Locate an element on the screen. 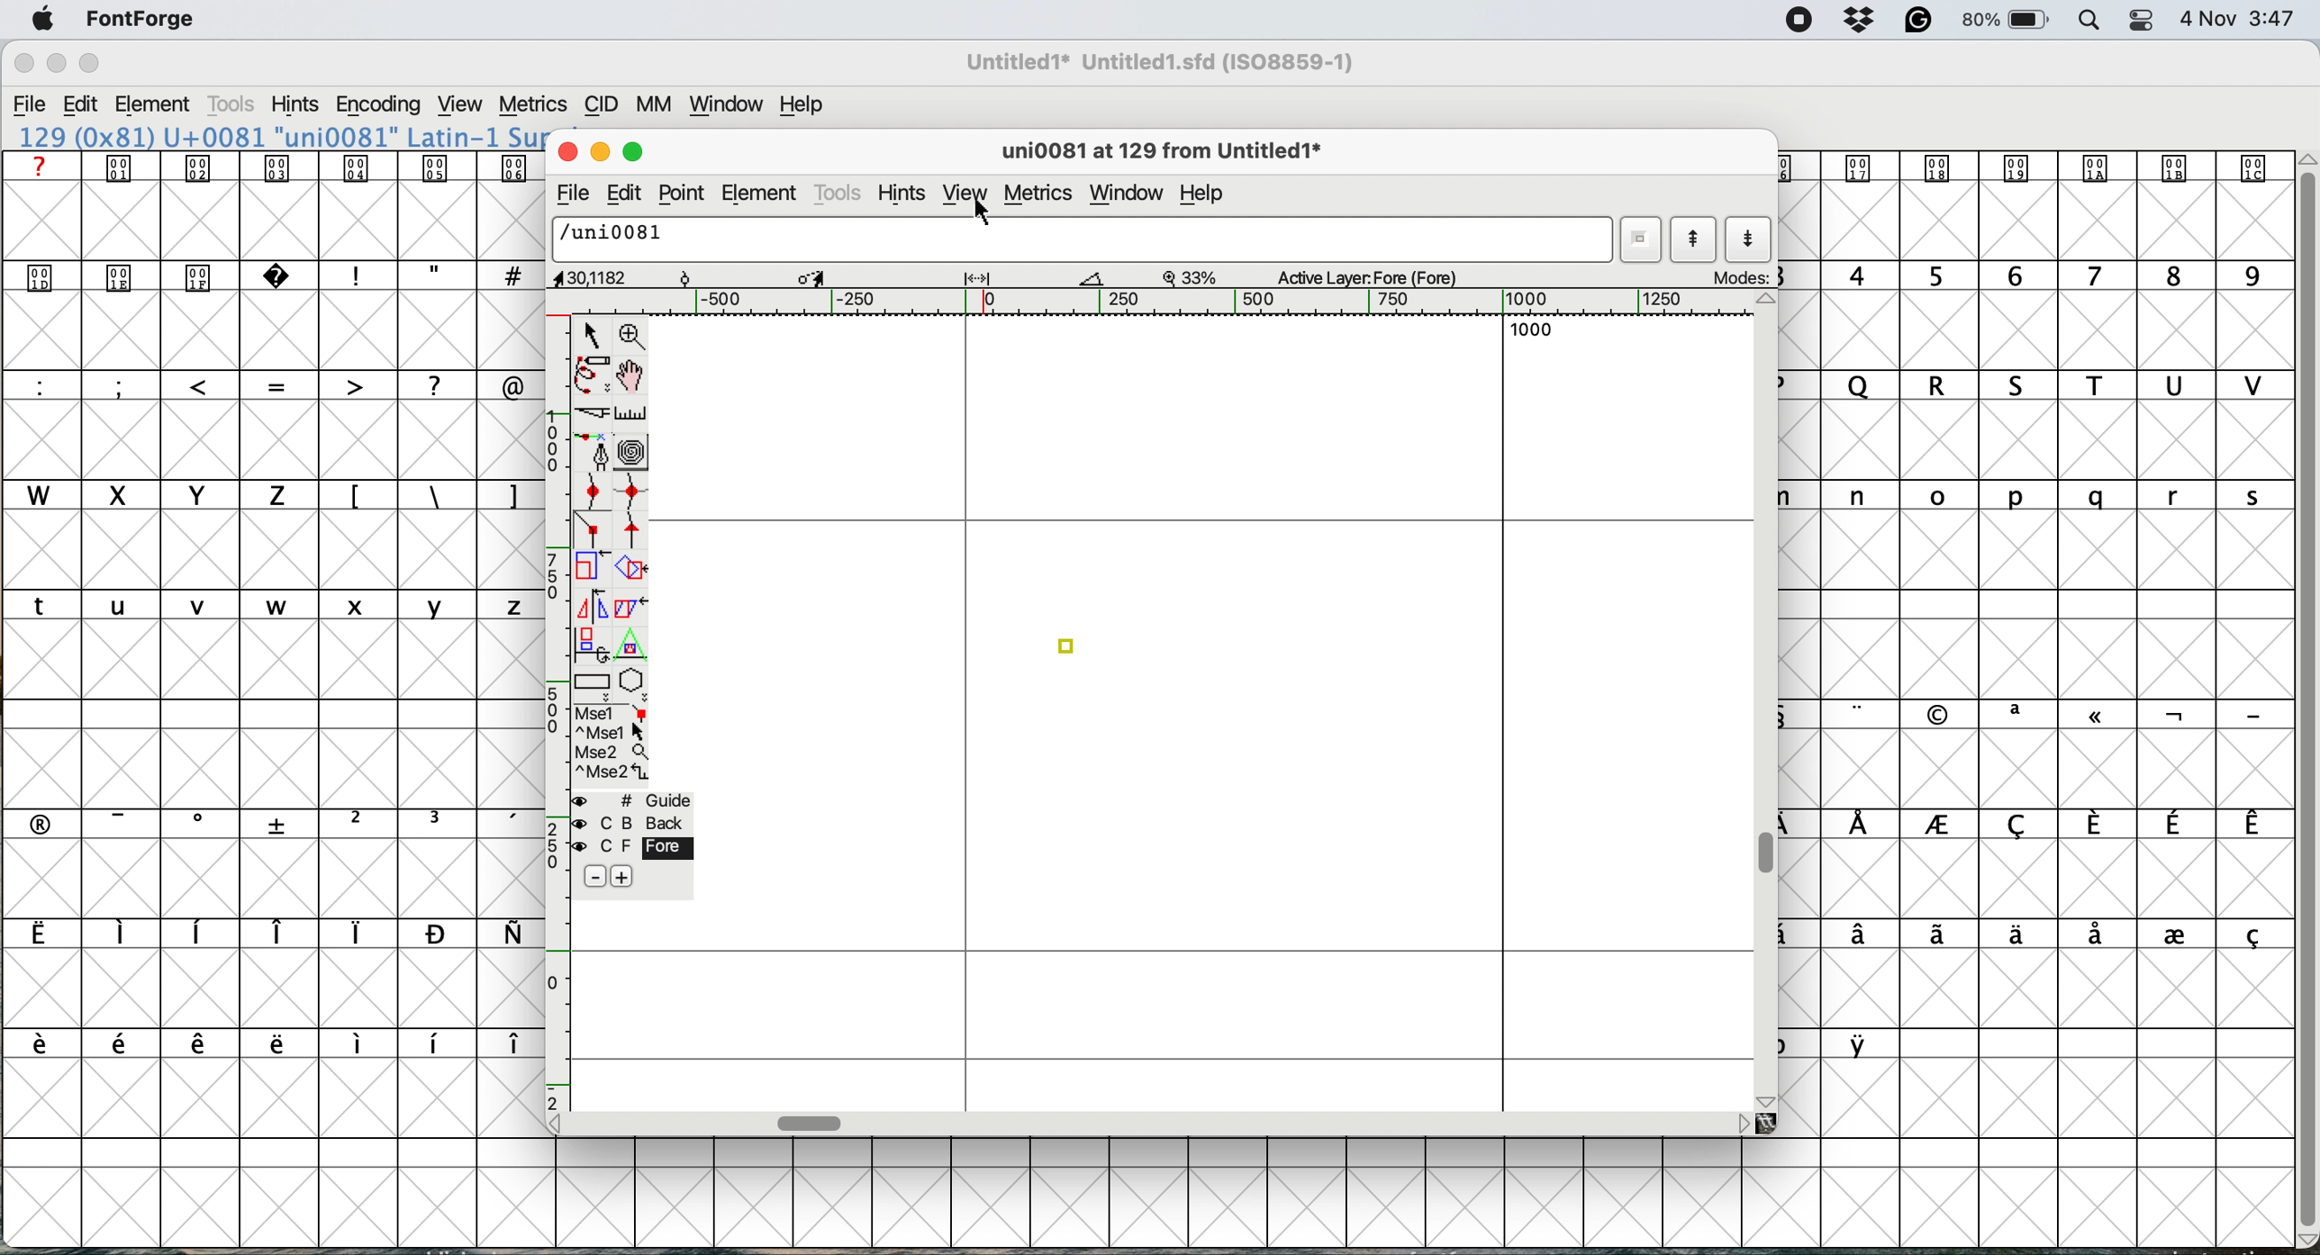  Dropbox Status Icon is located at coordinates (1861, 21).